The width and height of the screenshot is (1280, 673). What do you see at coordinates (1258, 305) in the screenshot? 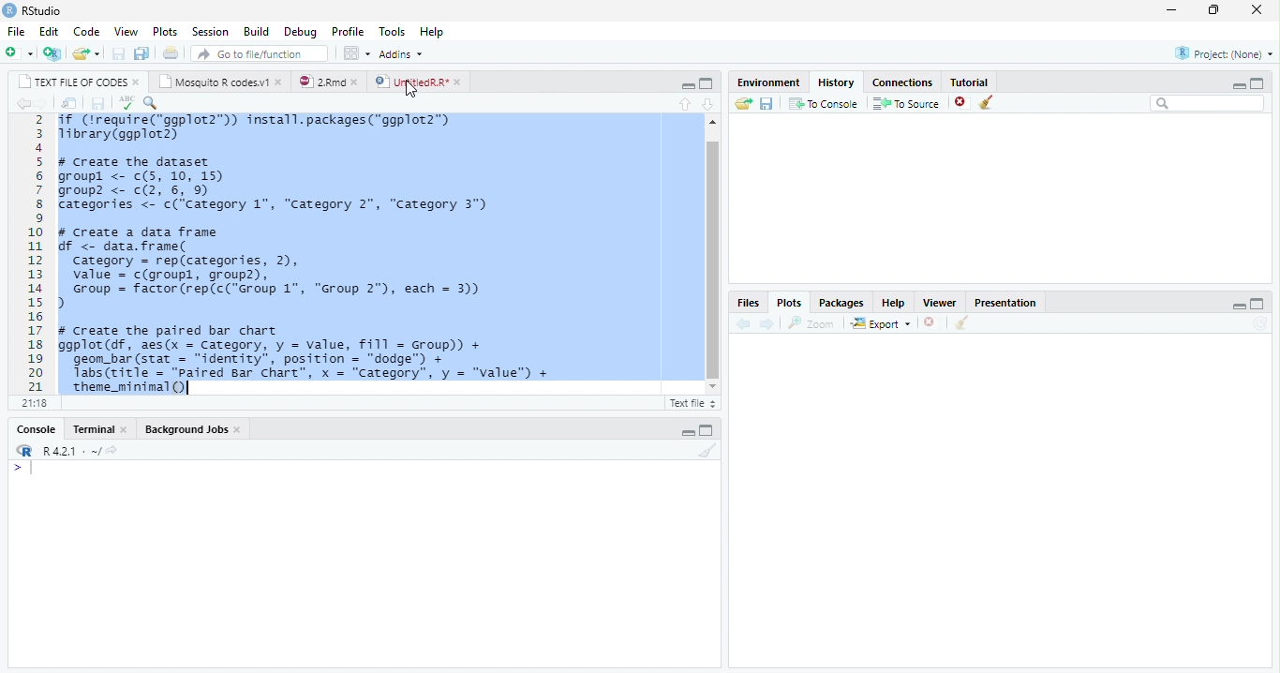
I see `maximize` at bounding box center [1258, 305].